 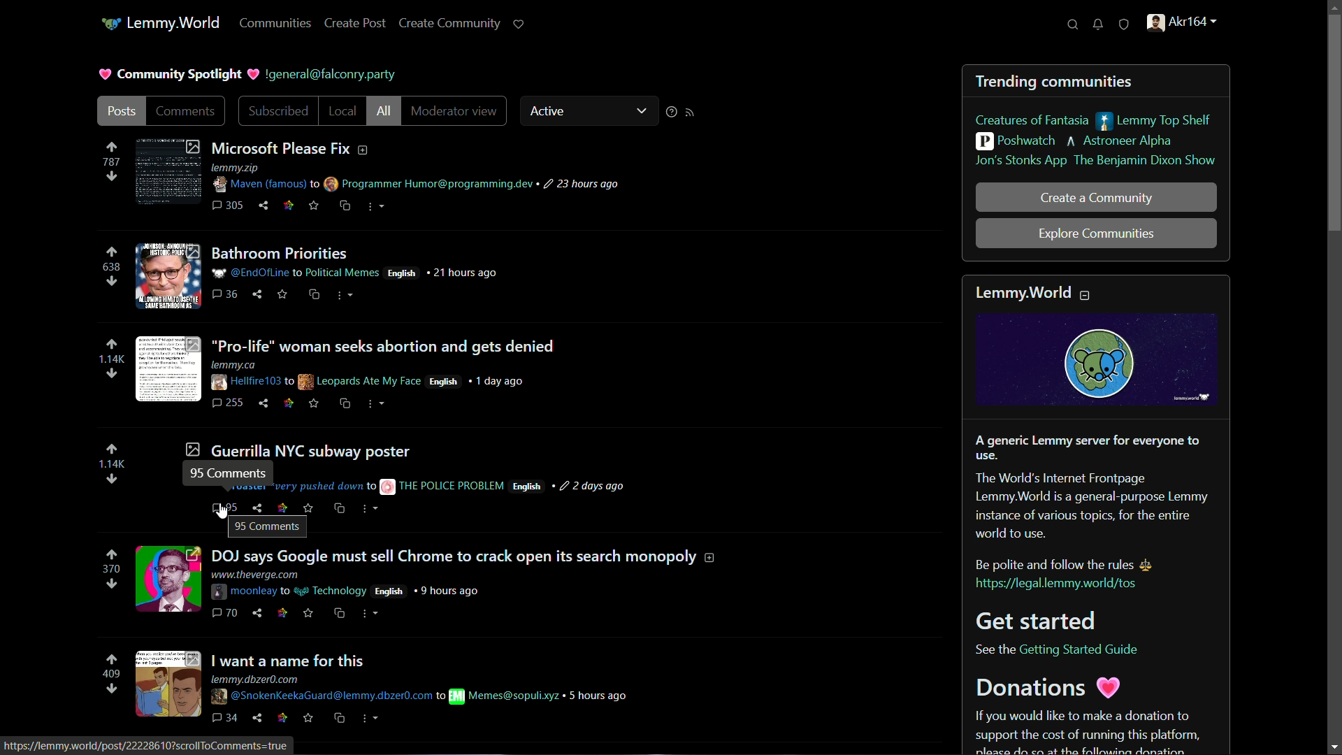 What do you see at coordinates (347, 294) in the screenshot?
I see `options` at bounding box center [347, 294].